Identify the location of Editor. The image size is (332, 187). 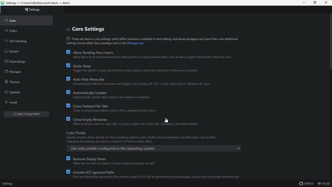
(26, 31).